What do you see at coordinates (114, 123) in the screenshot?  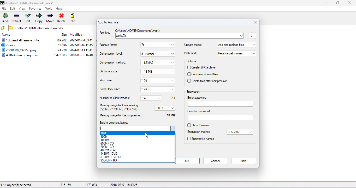 I see `split to volumes. bytes: ` at bounding box center [114, 123].